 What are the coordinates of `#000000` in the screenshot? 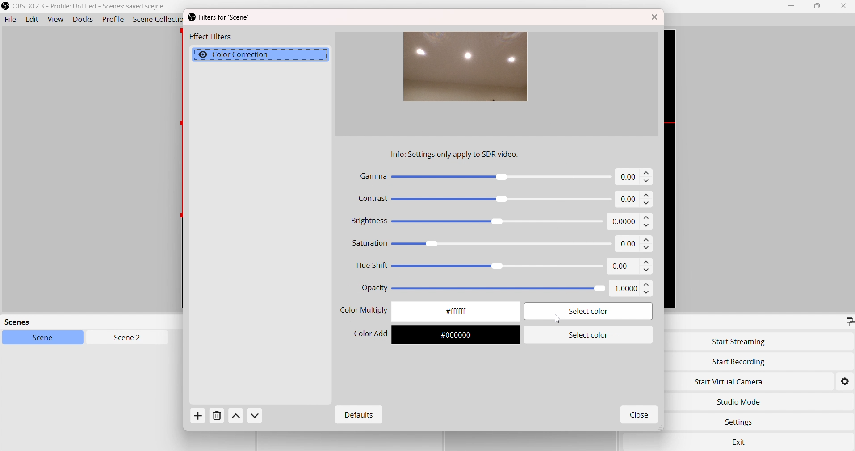 It's located at (463, 336).